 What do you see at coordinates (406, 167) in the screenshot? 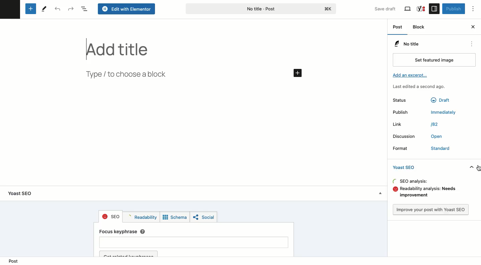
I see `Yoast SEO` at bounding box center [406, 167].